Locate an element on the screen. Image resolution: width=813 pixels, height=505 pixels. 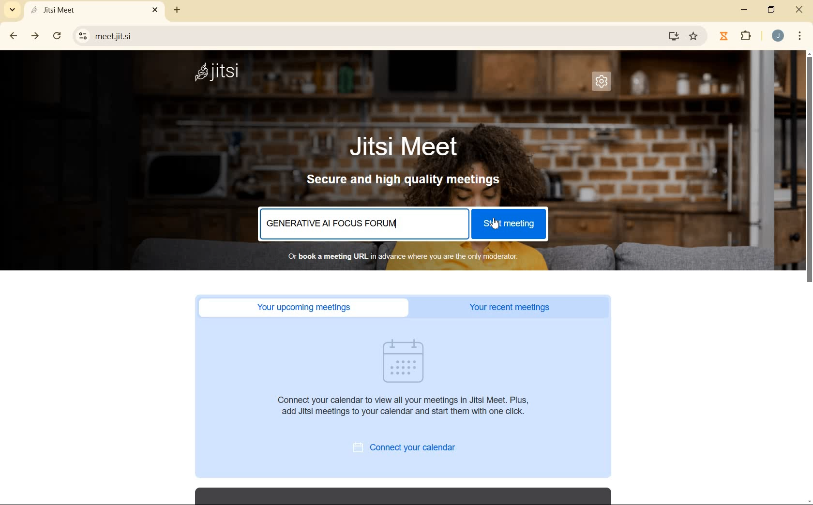
SCROLLBAR is located at coordinates (810, 278).